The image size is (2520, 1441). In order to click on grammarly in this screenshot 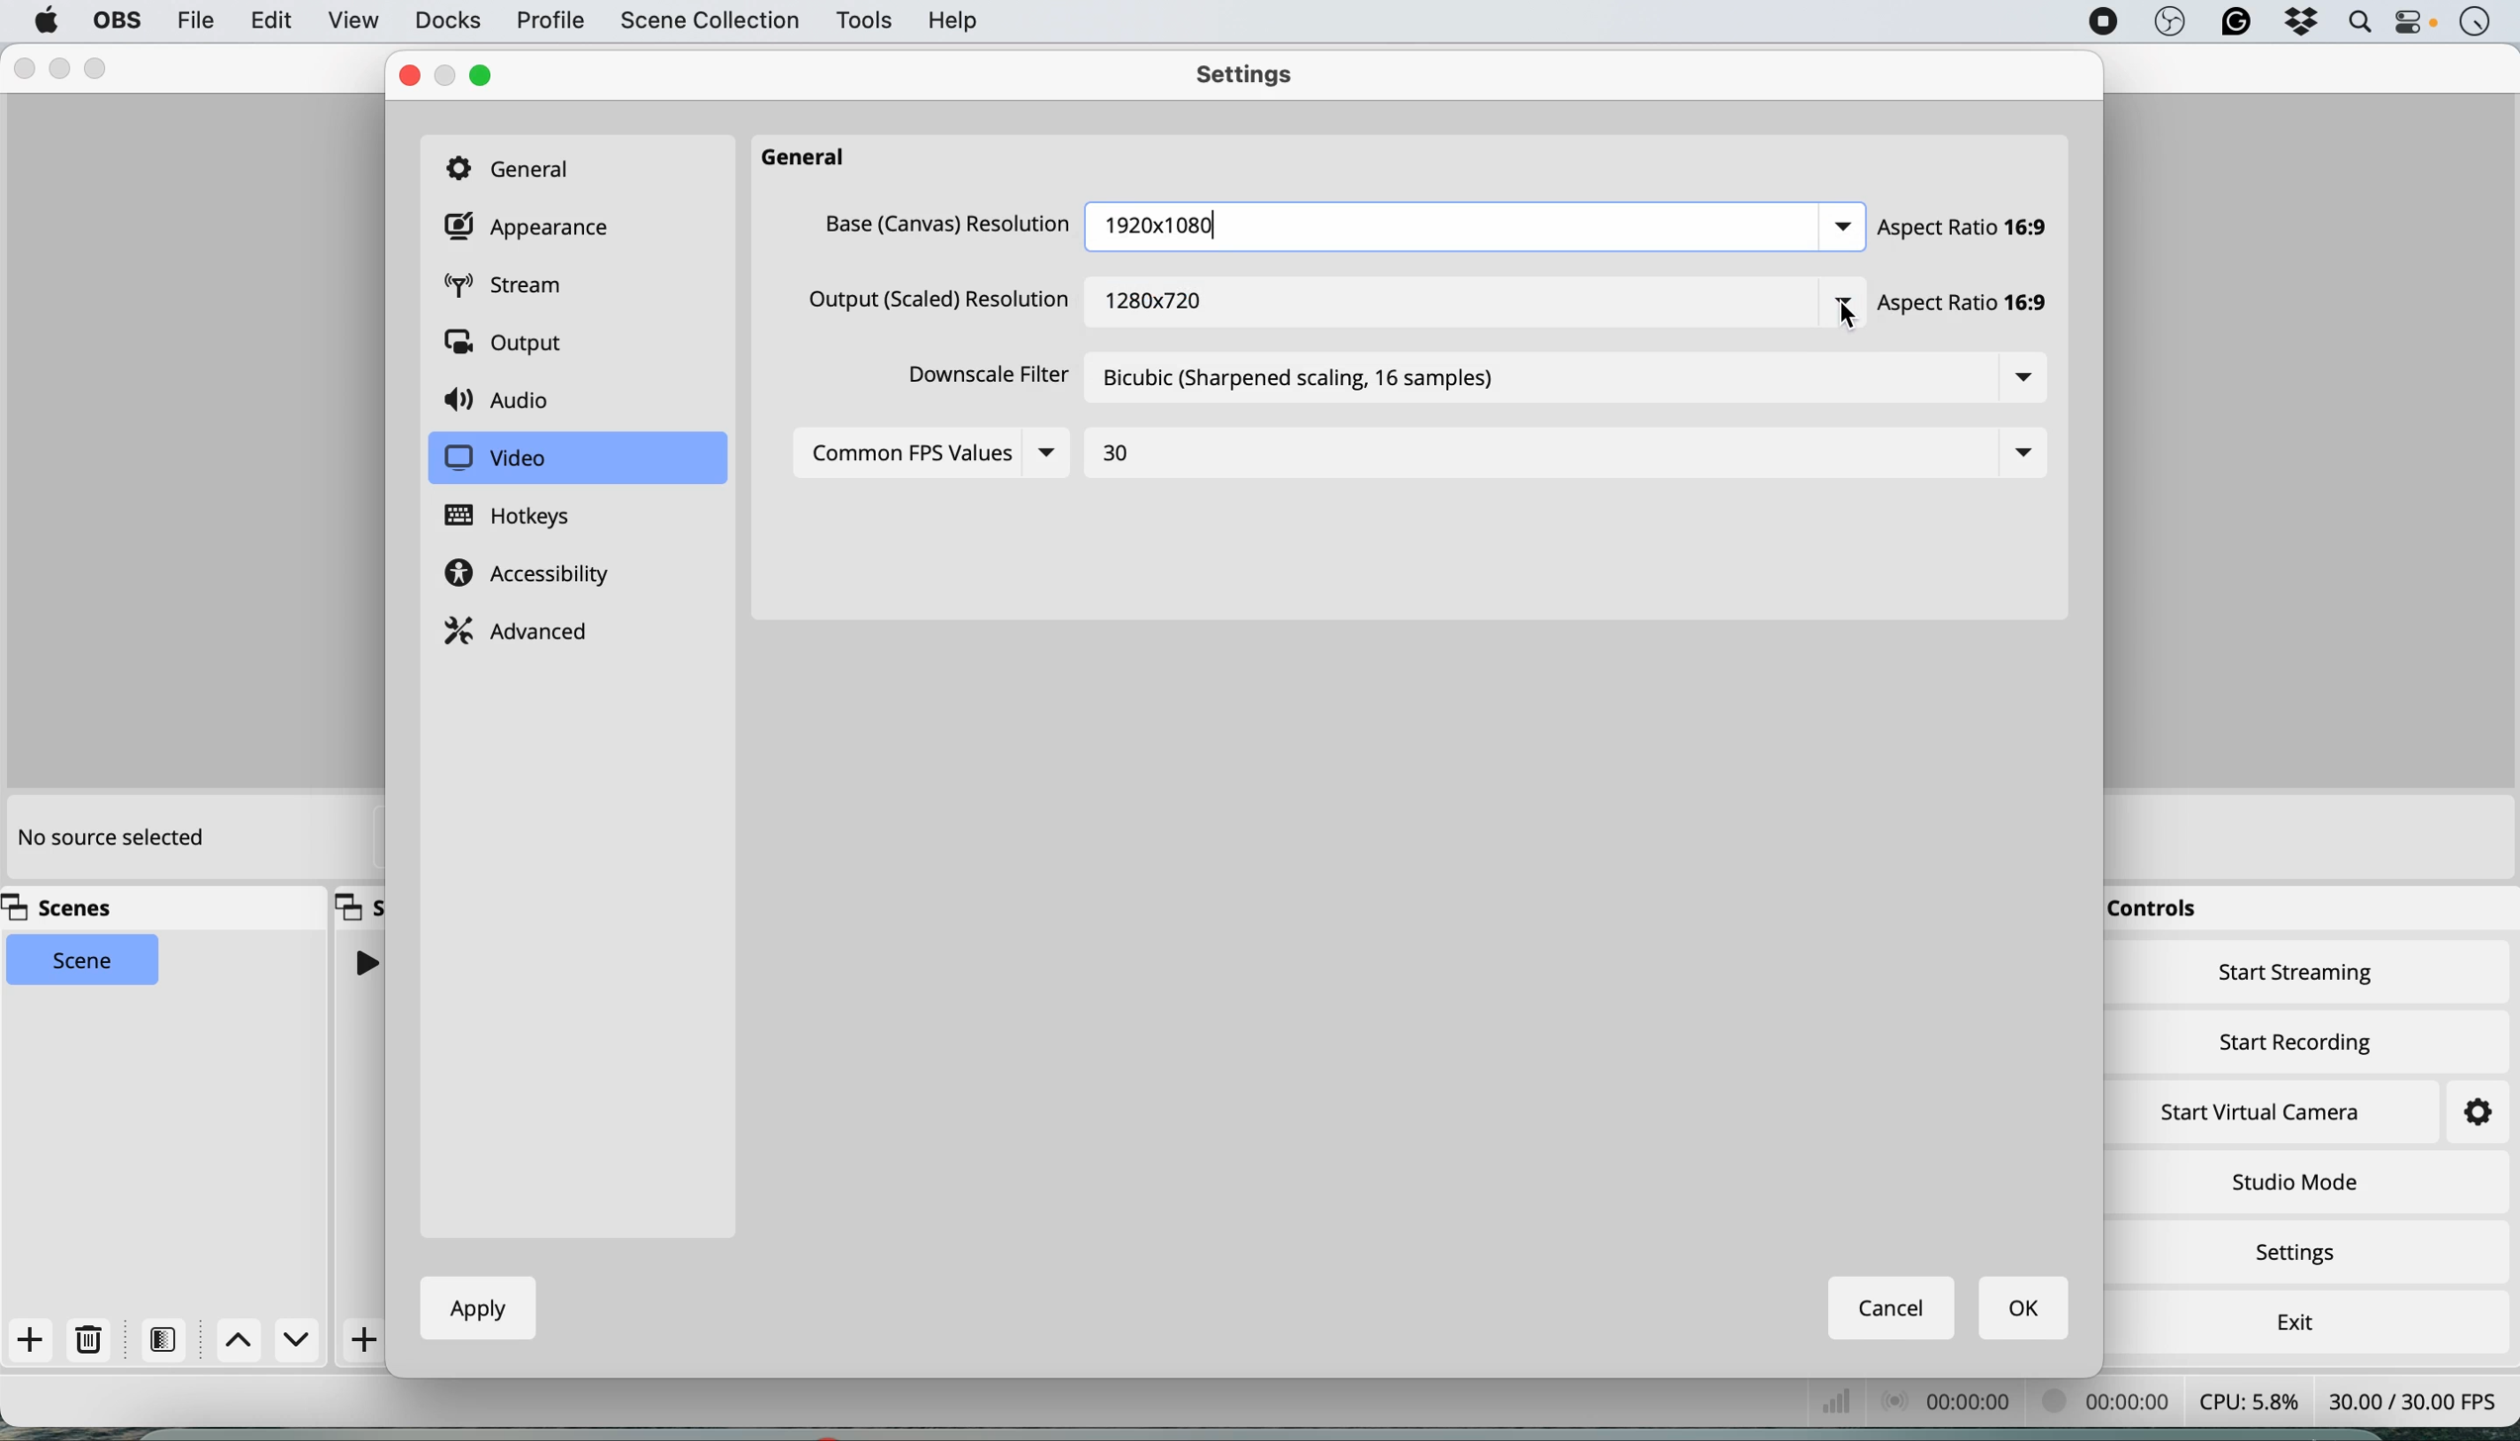, I will do `click(2236, 24)`.